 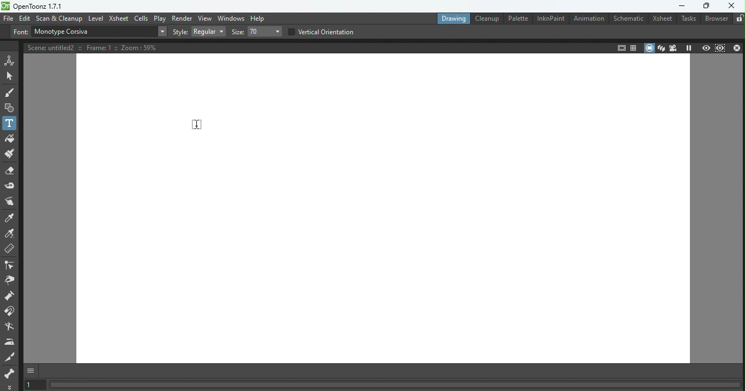 What do you see at coordinates (10, 77) in the screenshot?
I see `Selection tool` at bounding box center [10, 77].